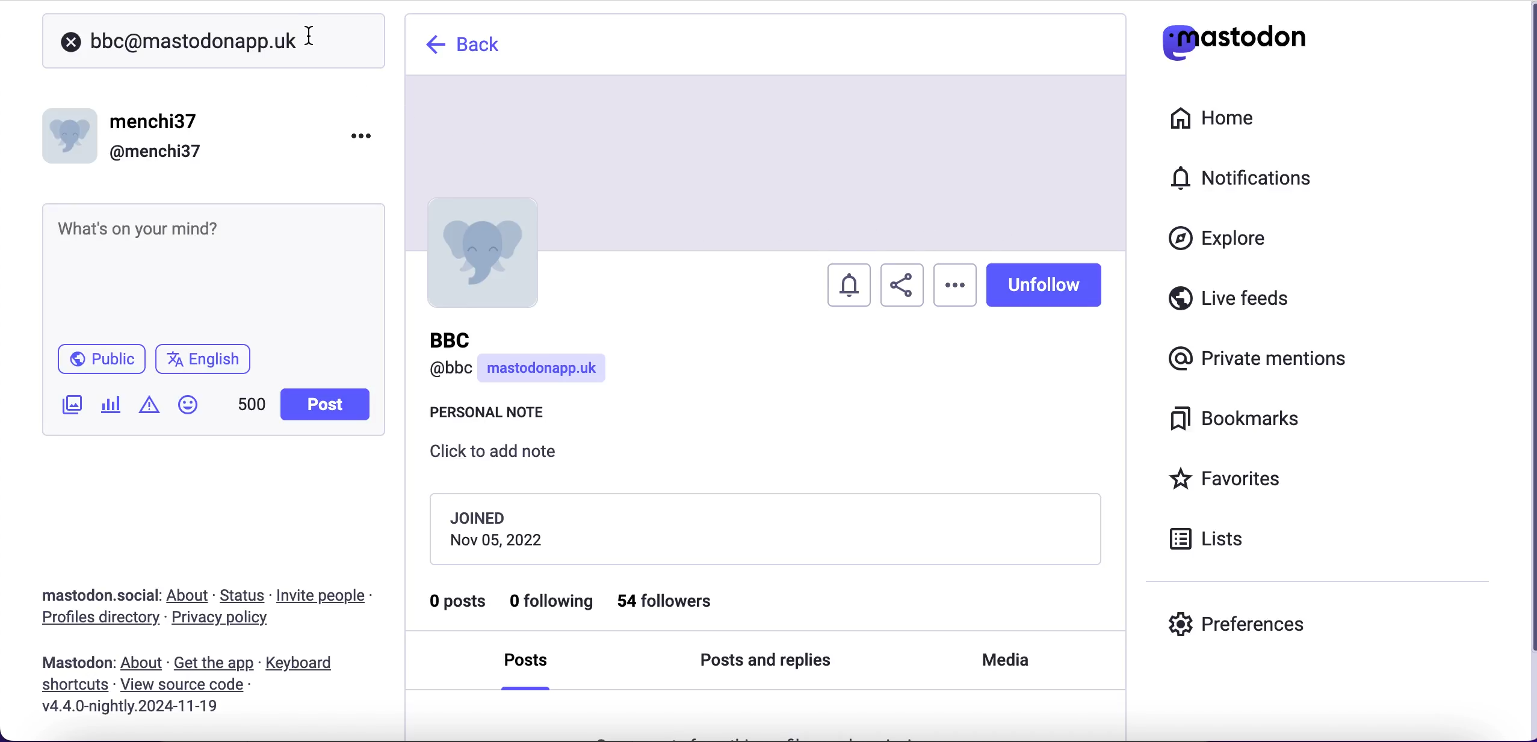  Describe the element at coordinates (230, 619) in the screenshot. I see `privacy policy` at that location.